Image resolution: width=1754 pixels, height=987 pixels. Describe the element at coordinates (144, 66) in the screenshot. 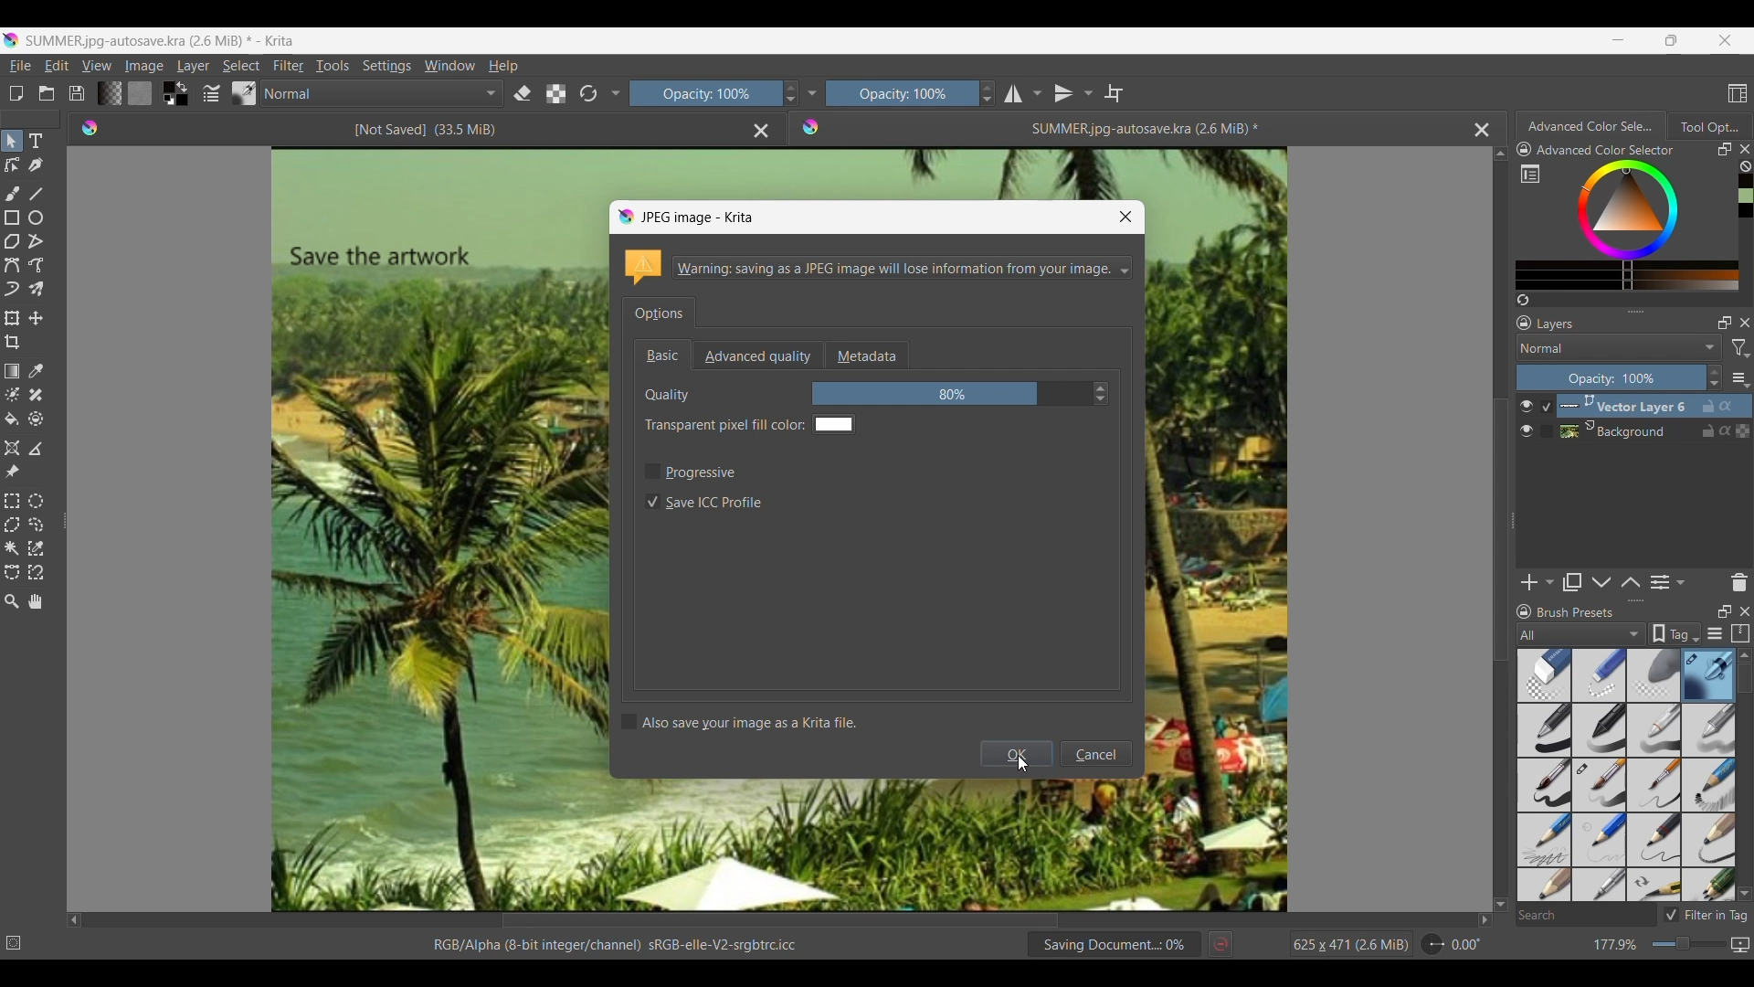

I see `Image` at that location.